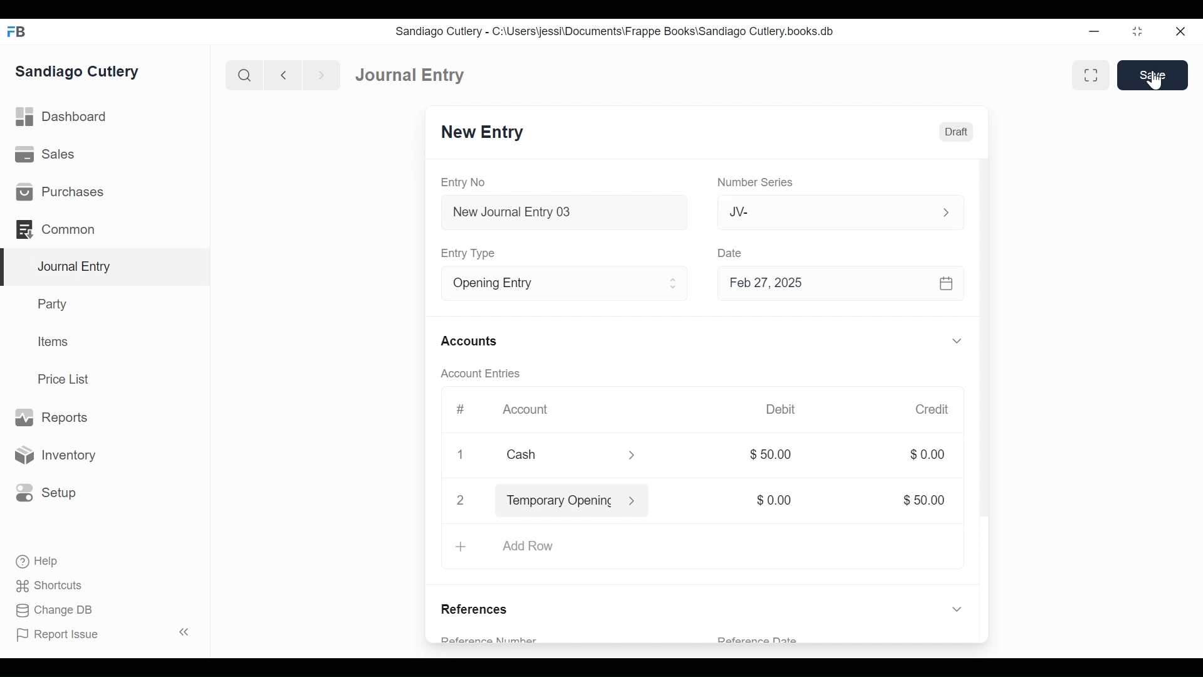  Describe the element at coordinates (955, 133) in the screenshot. I see `Draft` at that location.